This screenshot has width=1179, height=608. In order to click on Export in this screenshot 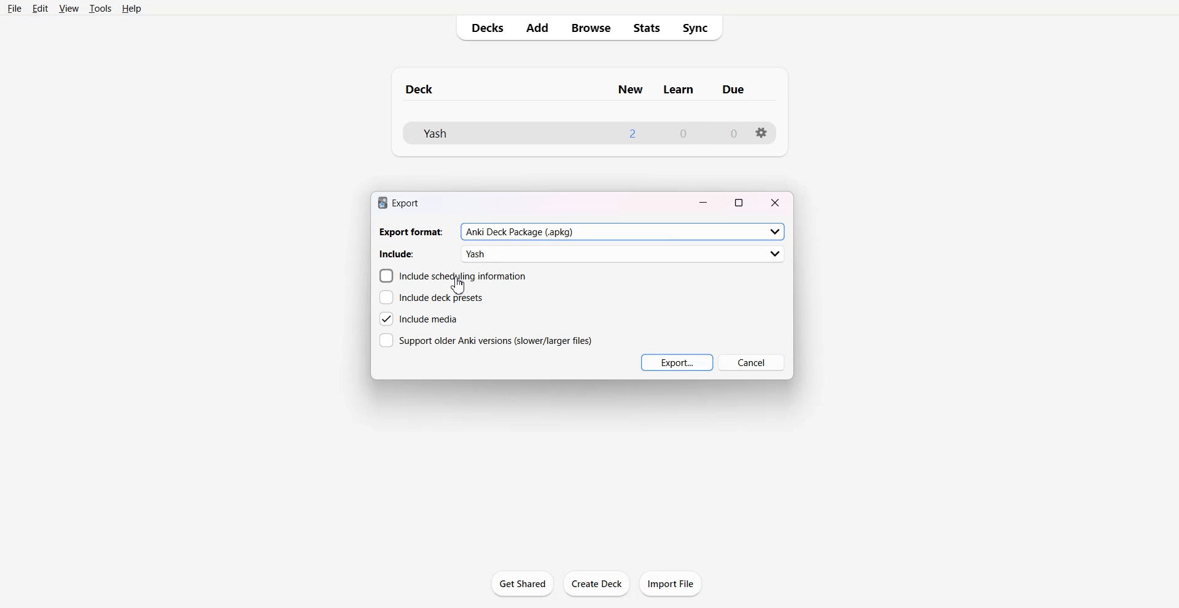, I will do `click(677, 362)`.